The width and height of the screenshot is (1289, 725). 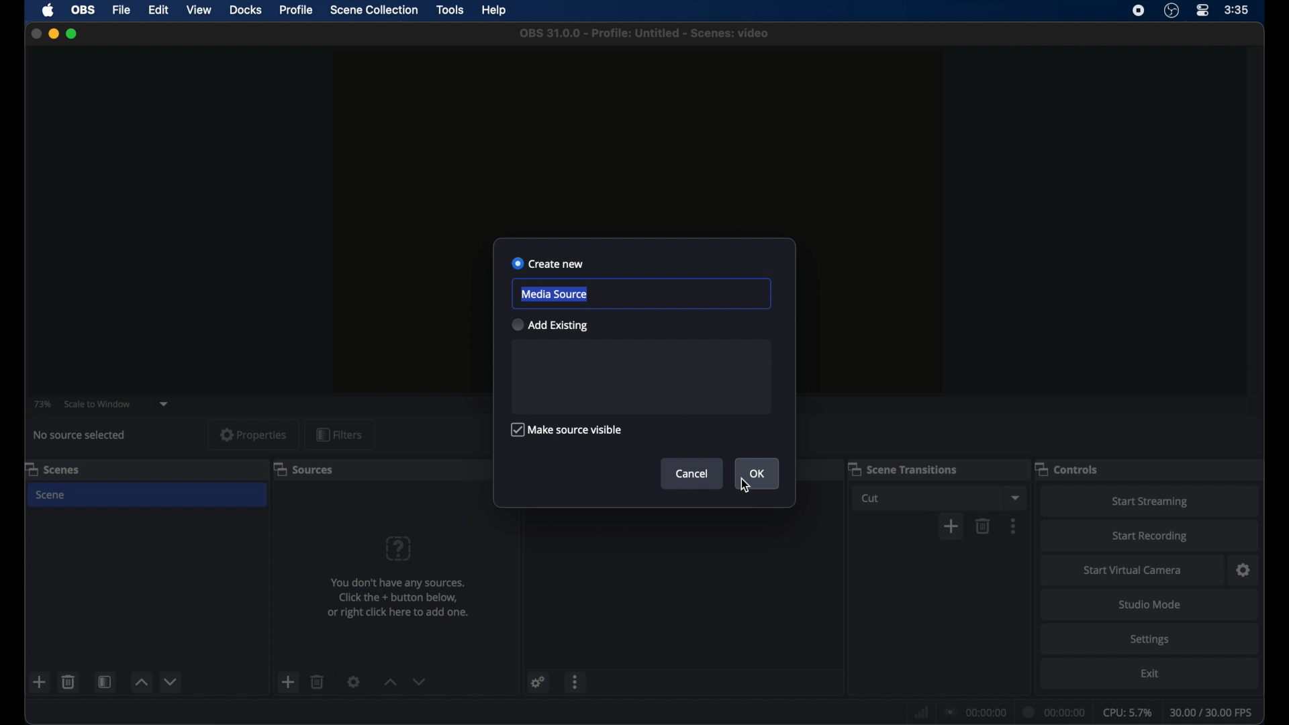 What do you see at coordinates (1204, 11) in the screenshot?
I see `control center` at bounding box center [1204, 11].